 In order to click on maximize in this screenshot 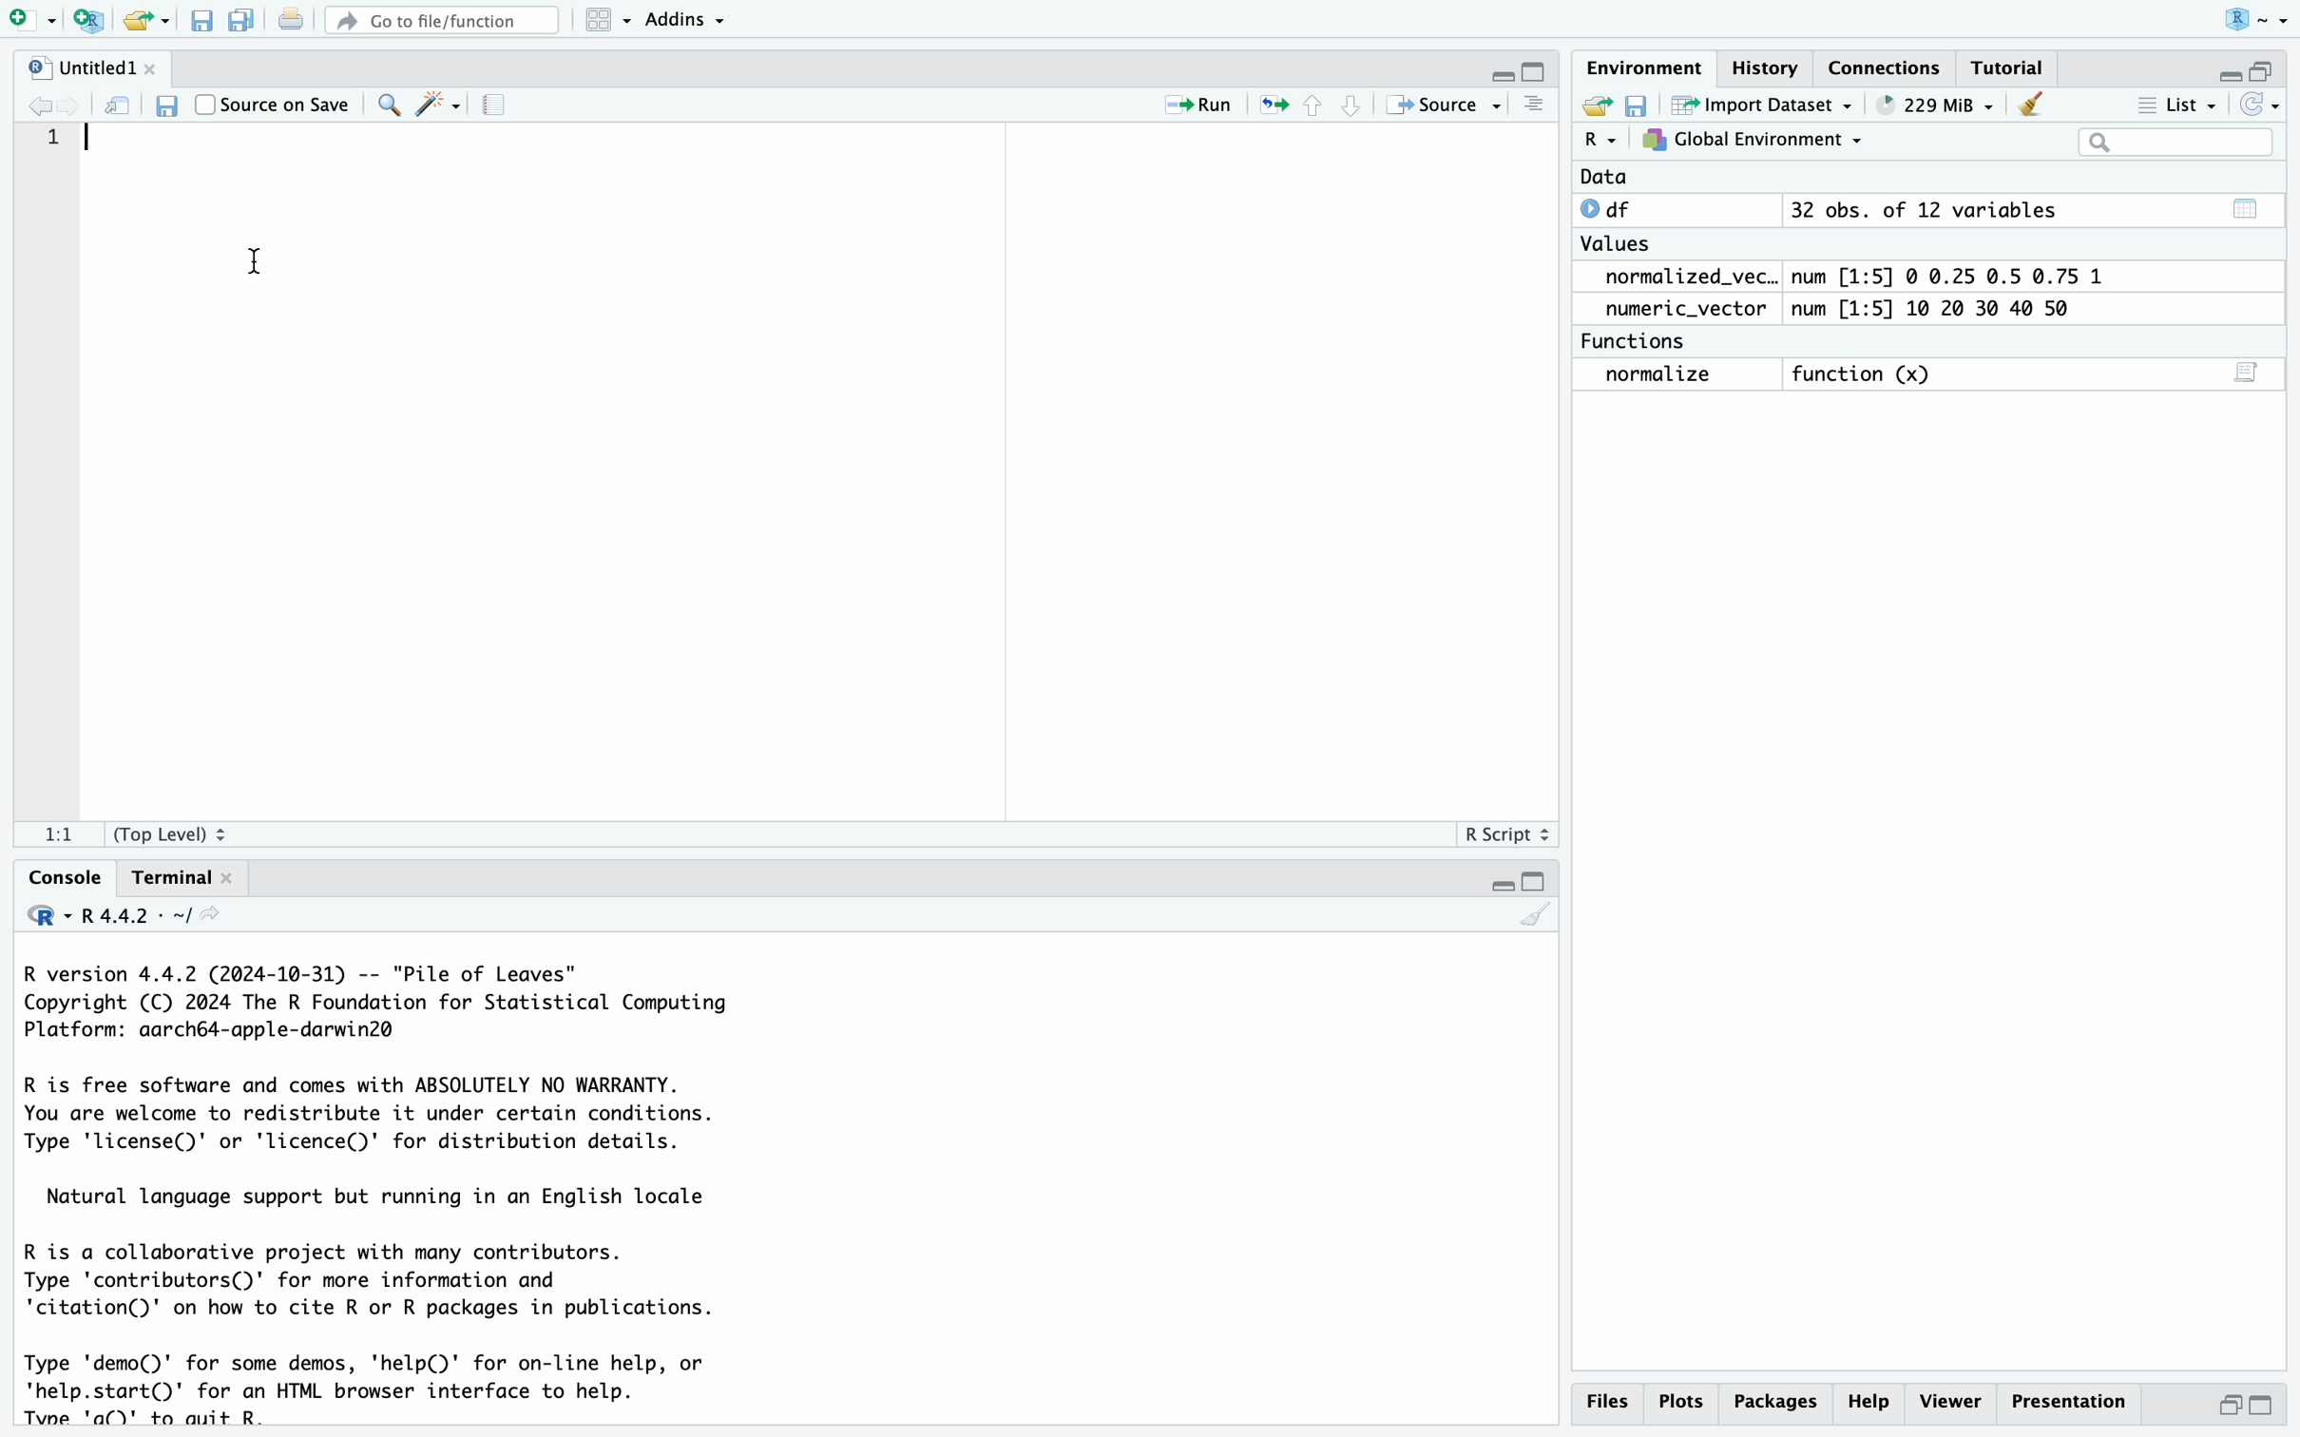, I will do `click(1538, 882)`.